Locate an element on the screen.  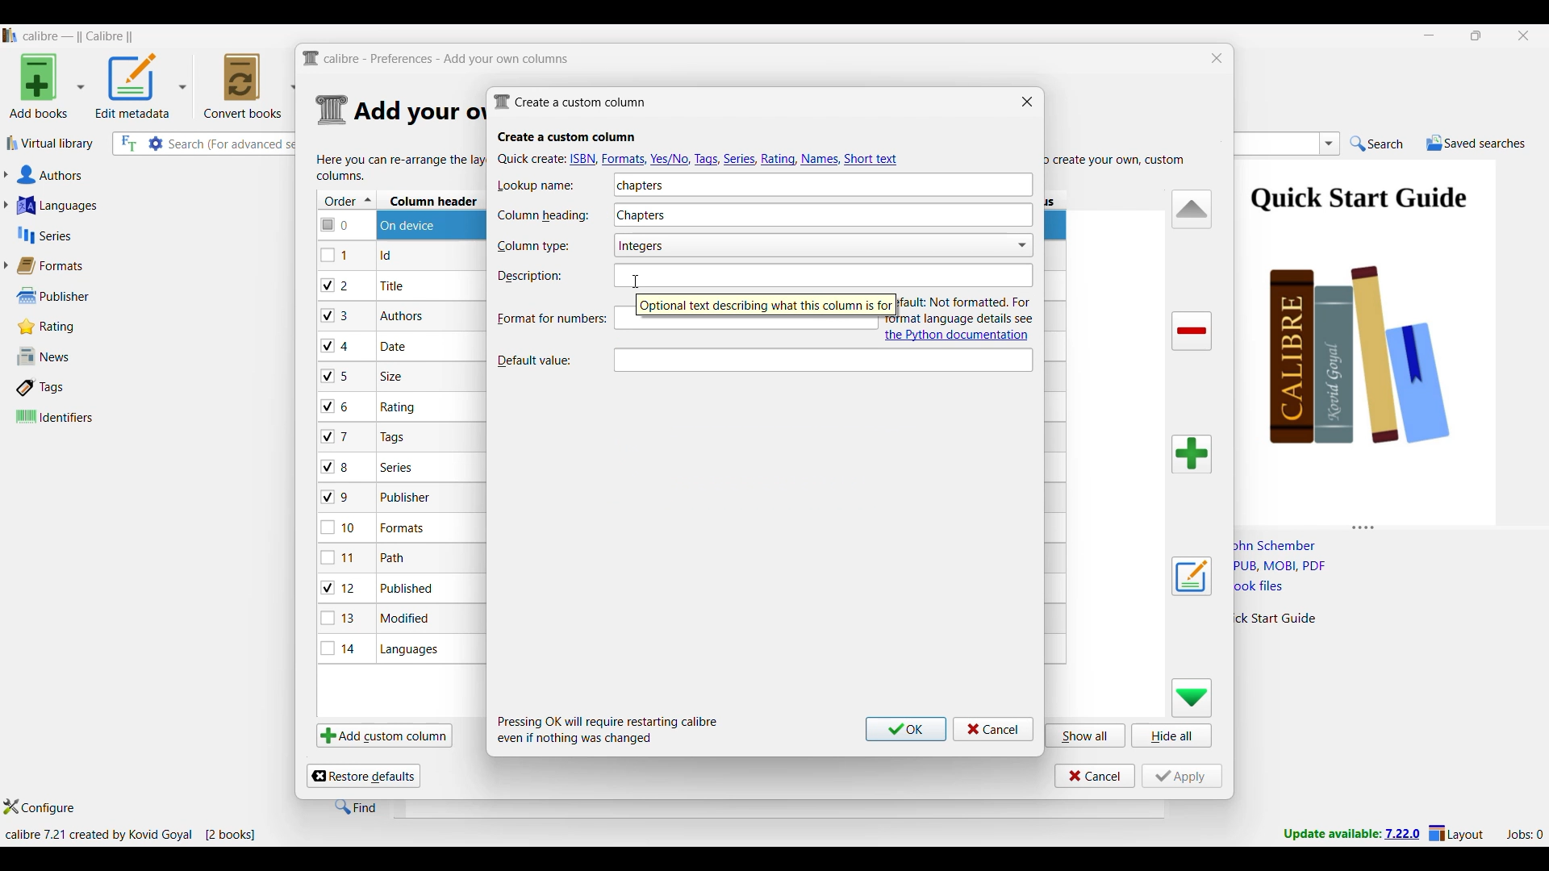
Column type options is located at coordinates (762, 247).